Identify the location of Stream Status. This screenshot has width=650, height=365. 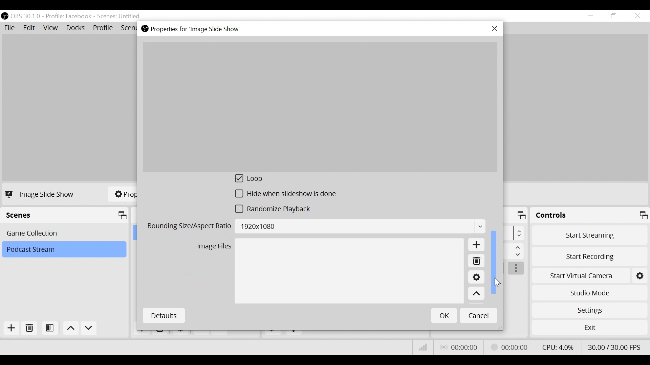
(510, 346).